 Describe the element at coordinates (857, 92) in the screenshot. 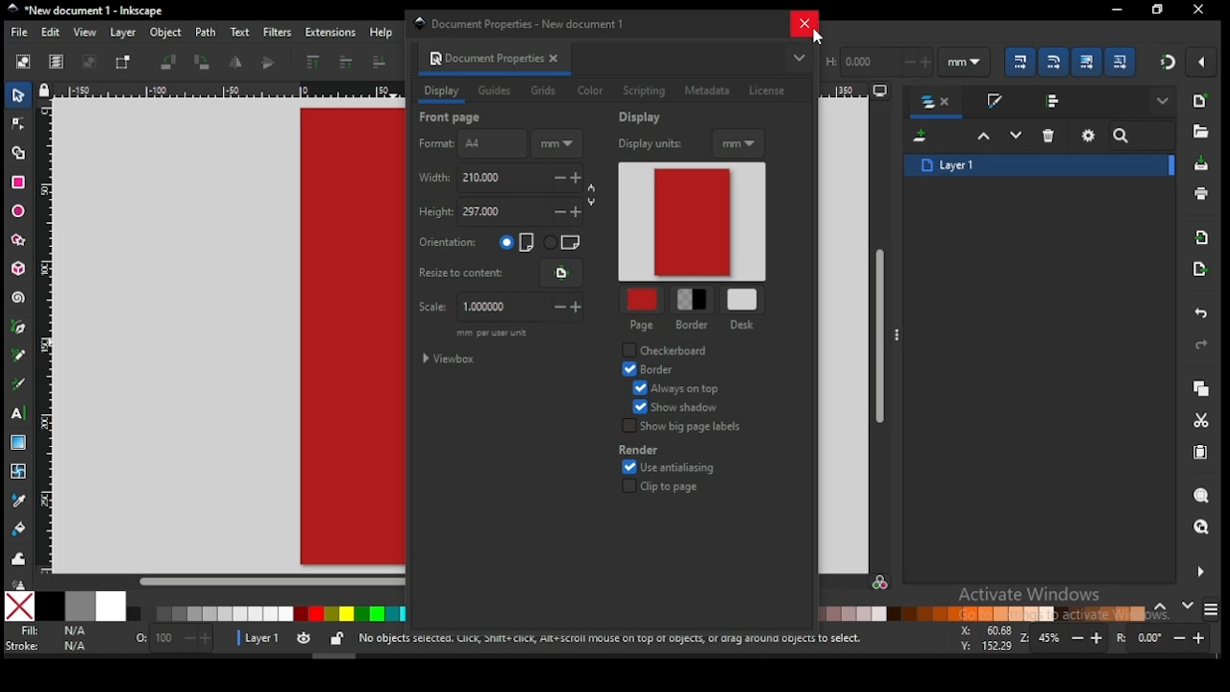

I see `horizontal ruler` at that location.